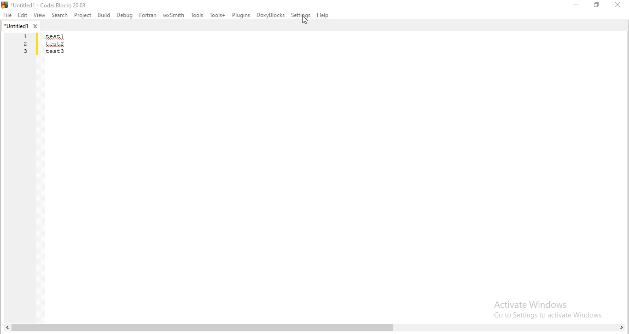  I want to click on cursor Settings, so click(306, 21).